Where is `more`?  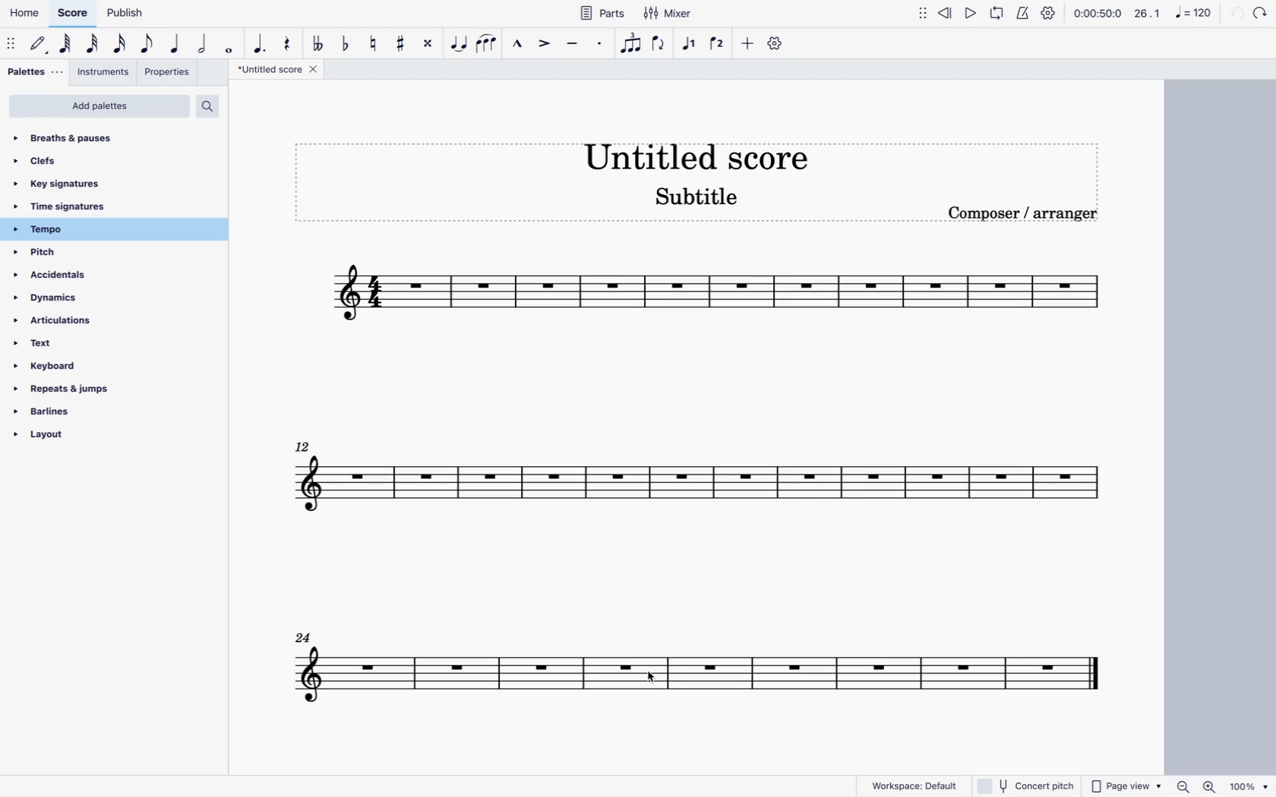 more is located at coordinates (747, 43).